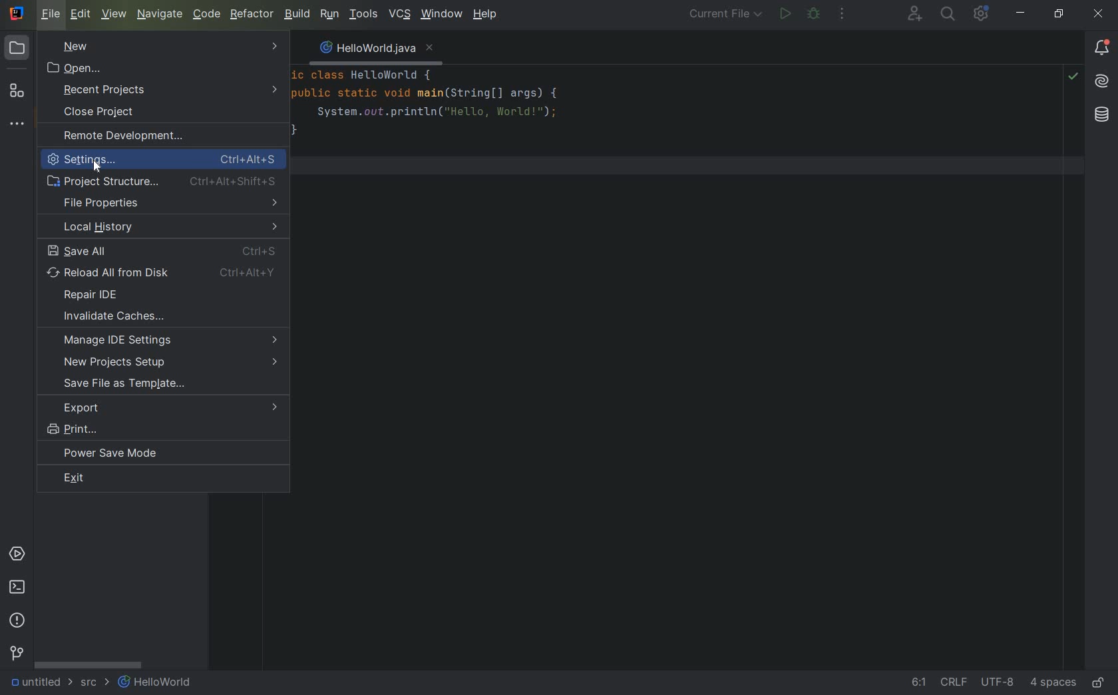  Describe the element at coordinates (17, 555) in the screenshot. I see `SERVICES` at that location.